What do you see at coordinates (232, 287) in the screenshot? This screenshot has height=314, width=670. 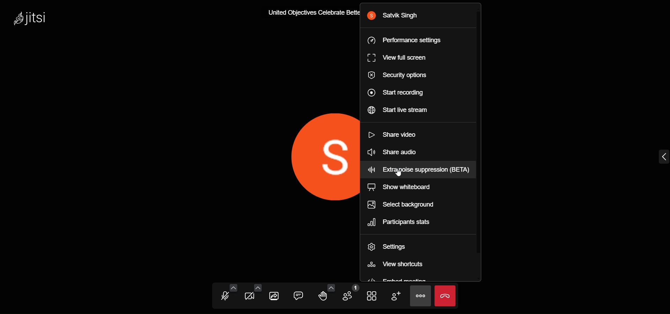 I see `more audio option` at bounding box center [232, 287].